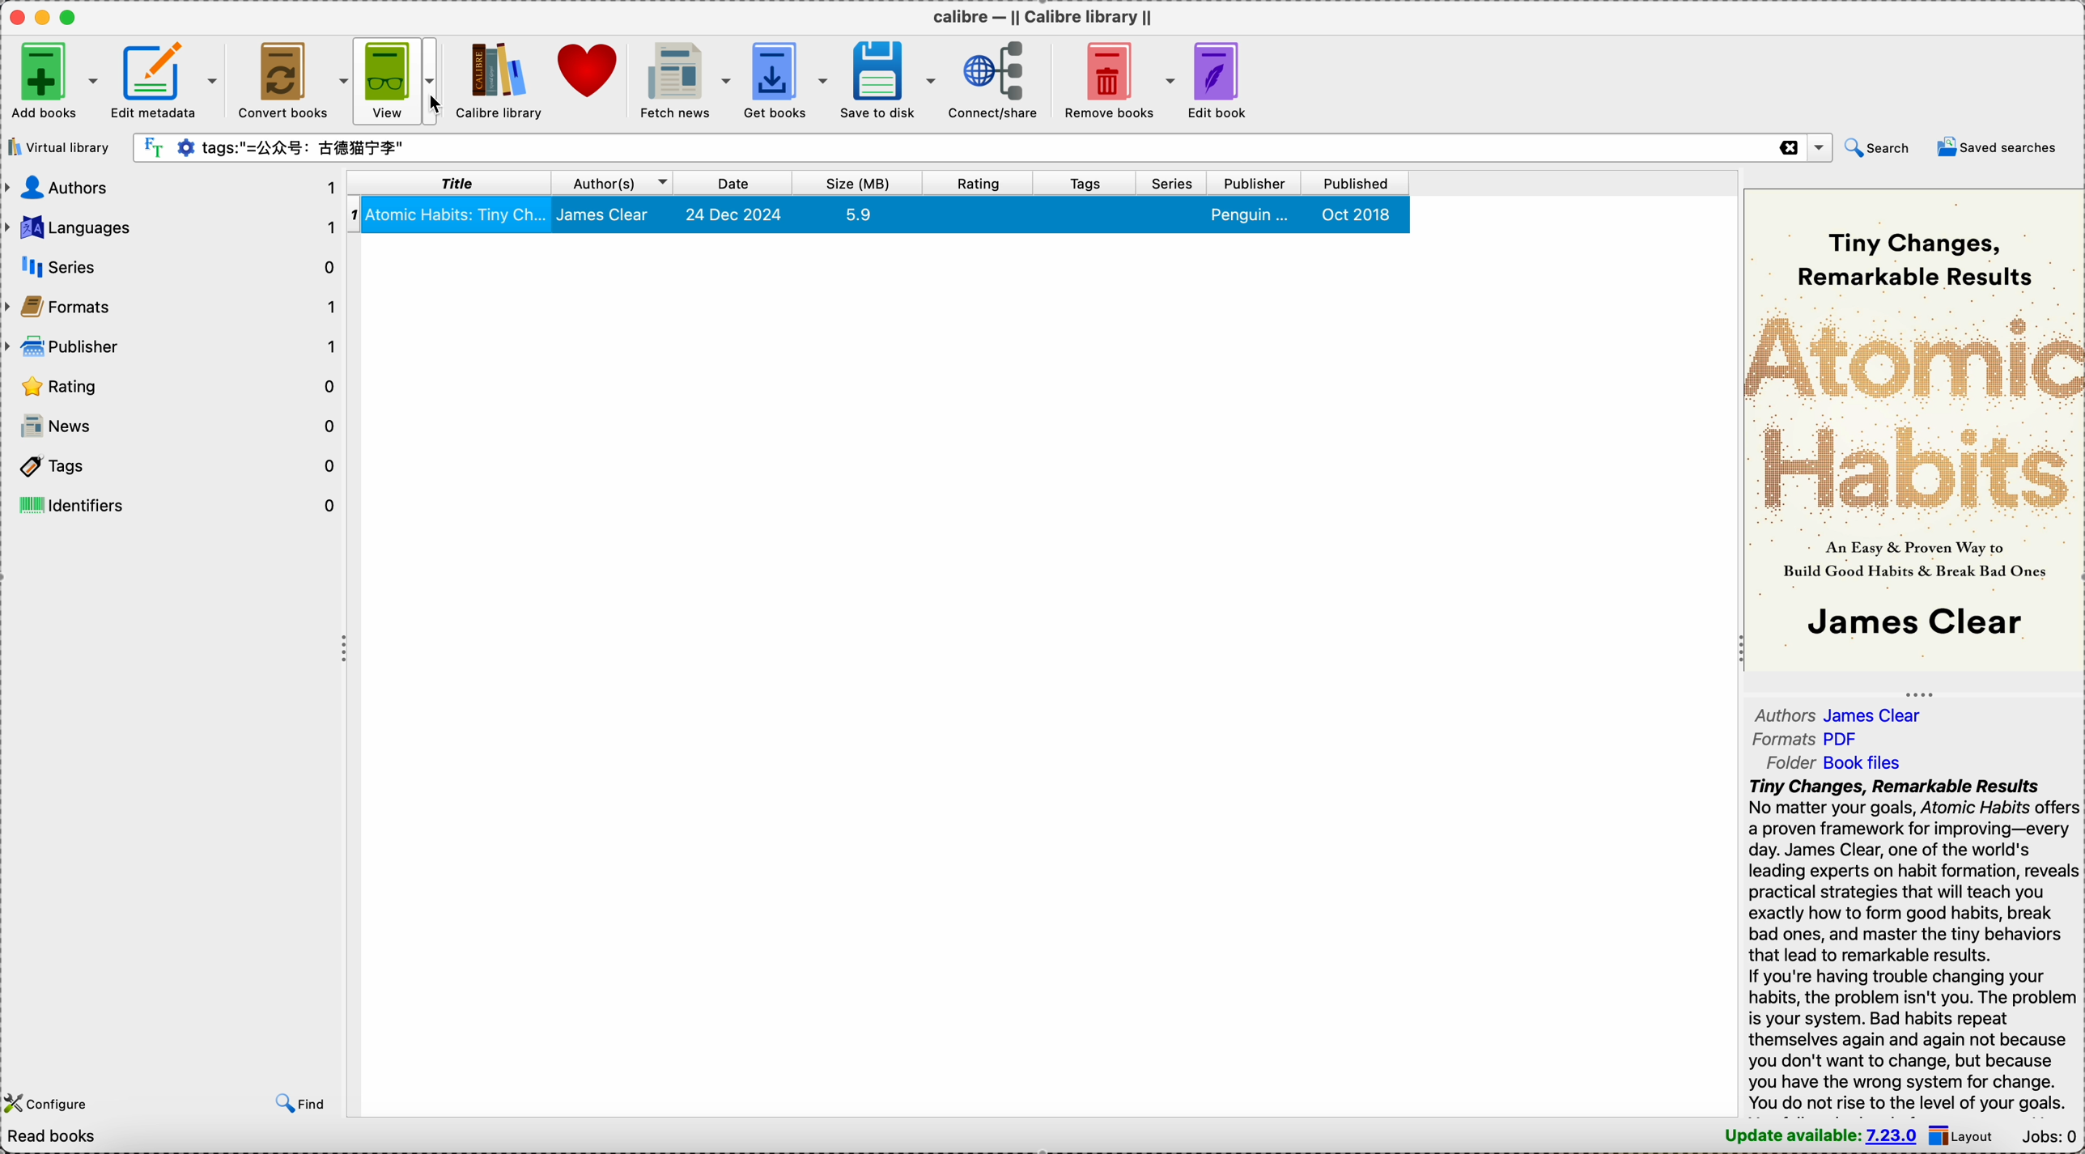  Describe the element at coordinates (993, 81) in the screenshot. I see `connect/share` at that location.